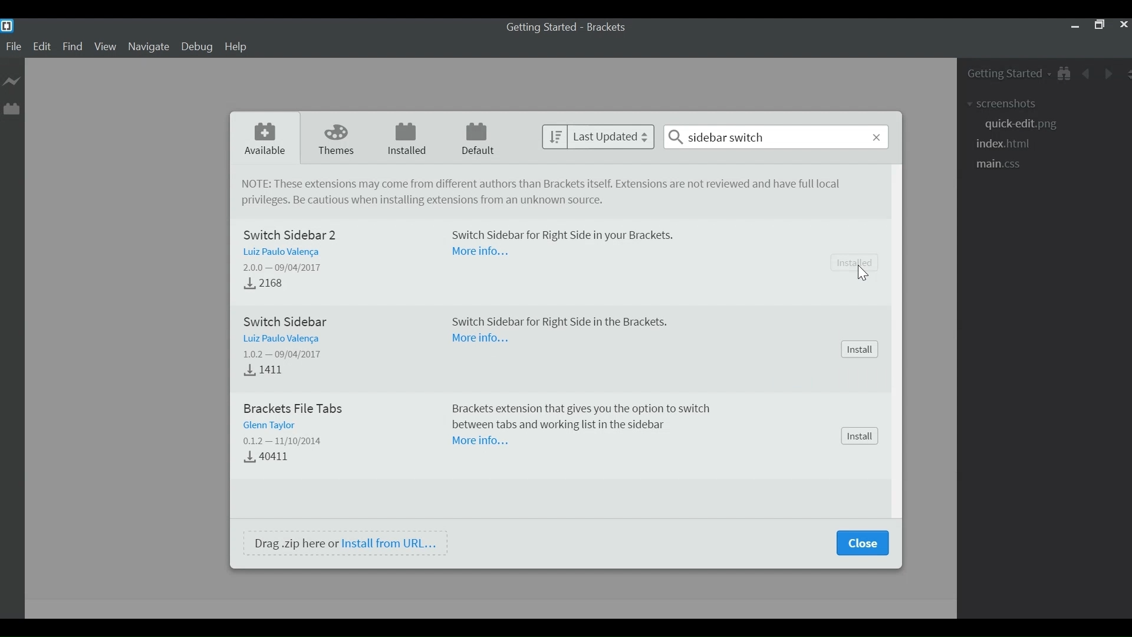 Image resolution: width=1132 pixels, height=637 pixels. I want to click on more Information, so click(479, 442).